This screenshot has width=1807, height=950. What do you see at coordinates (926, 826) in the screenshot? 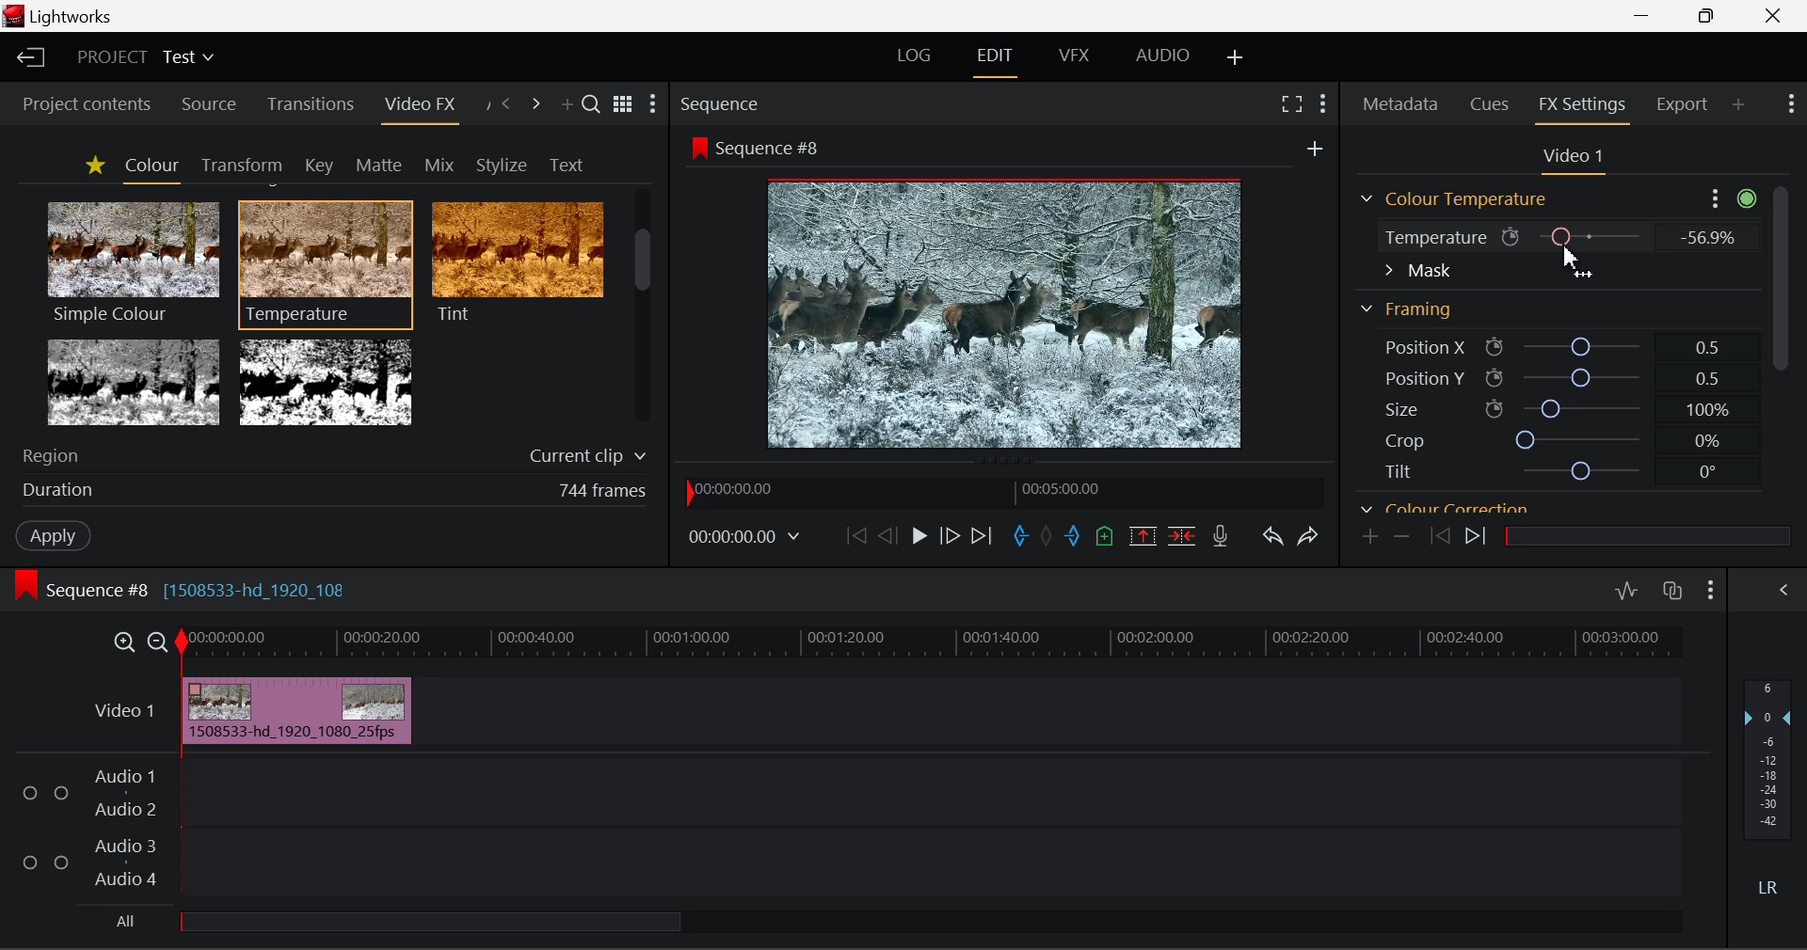
I see `Audio Input Field` at bounding box center [926, 826].